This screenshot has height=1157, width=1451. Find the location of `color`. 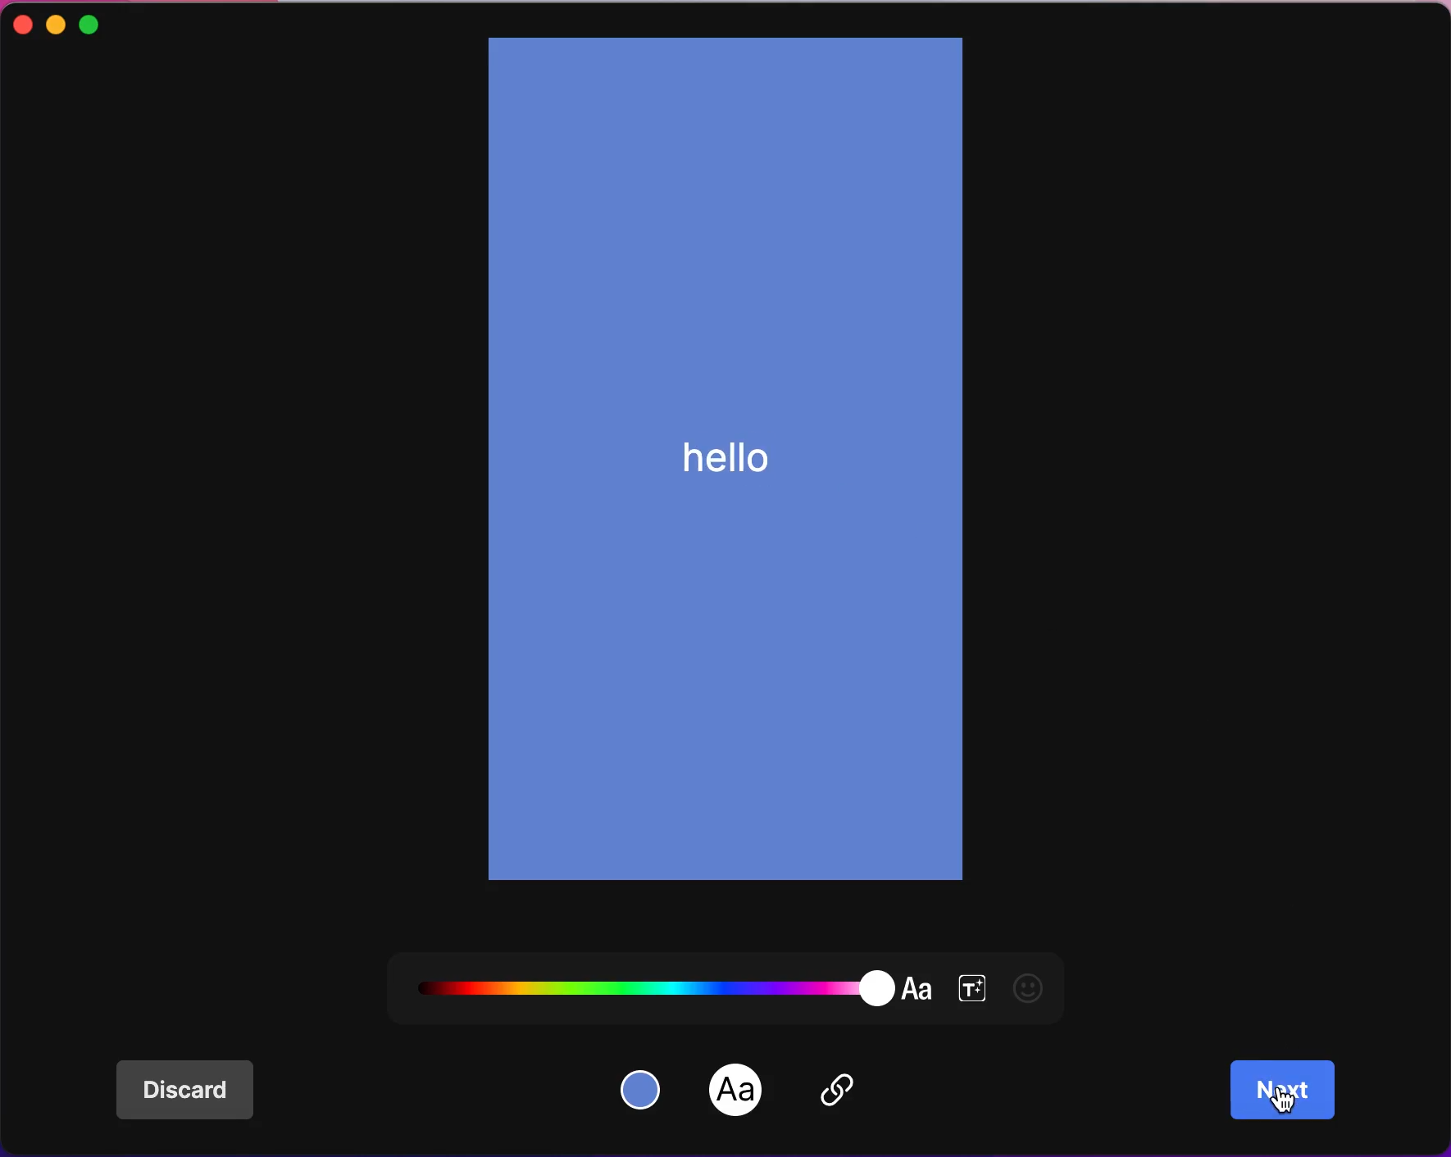

color is located at coordinates (645, 1087).